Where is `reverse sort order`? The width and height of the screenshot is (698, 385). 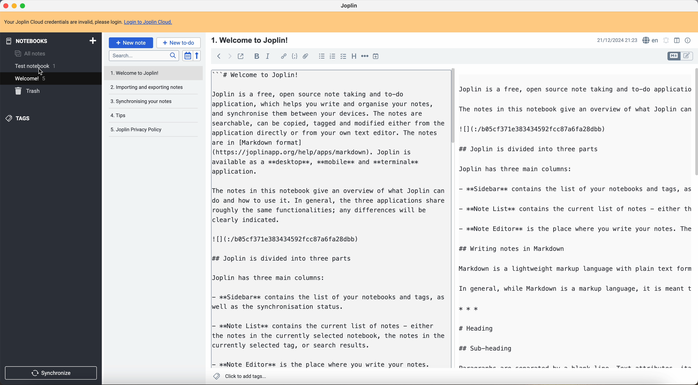
reverse sort order is located at coordinates (197, 56).